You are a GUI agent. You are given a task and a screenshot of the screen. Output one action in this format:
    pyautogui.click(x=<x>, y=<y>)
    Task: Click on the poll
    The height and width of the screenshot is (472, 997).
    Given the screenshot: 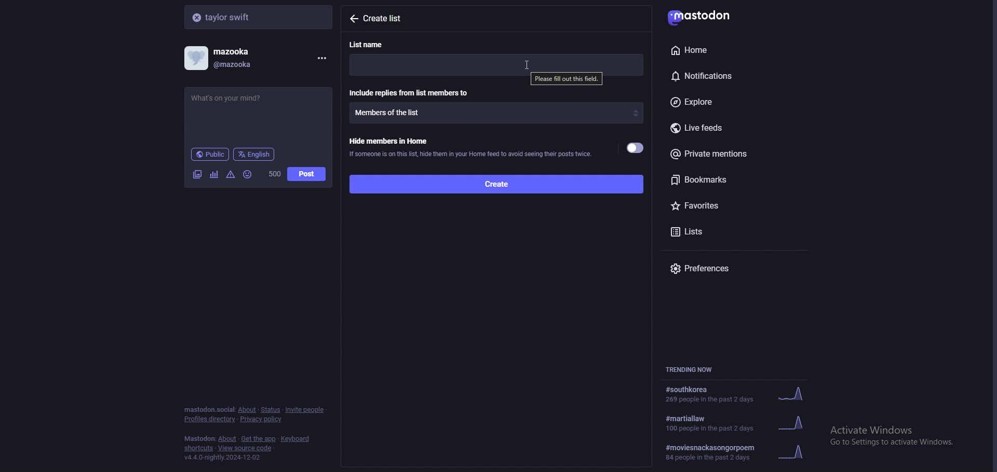 What is the action you would take?
    pyautogui.click(x=214, y=174)
    